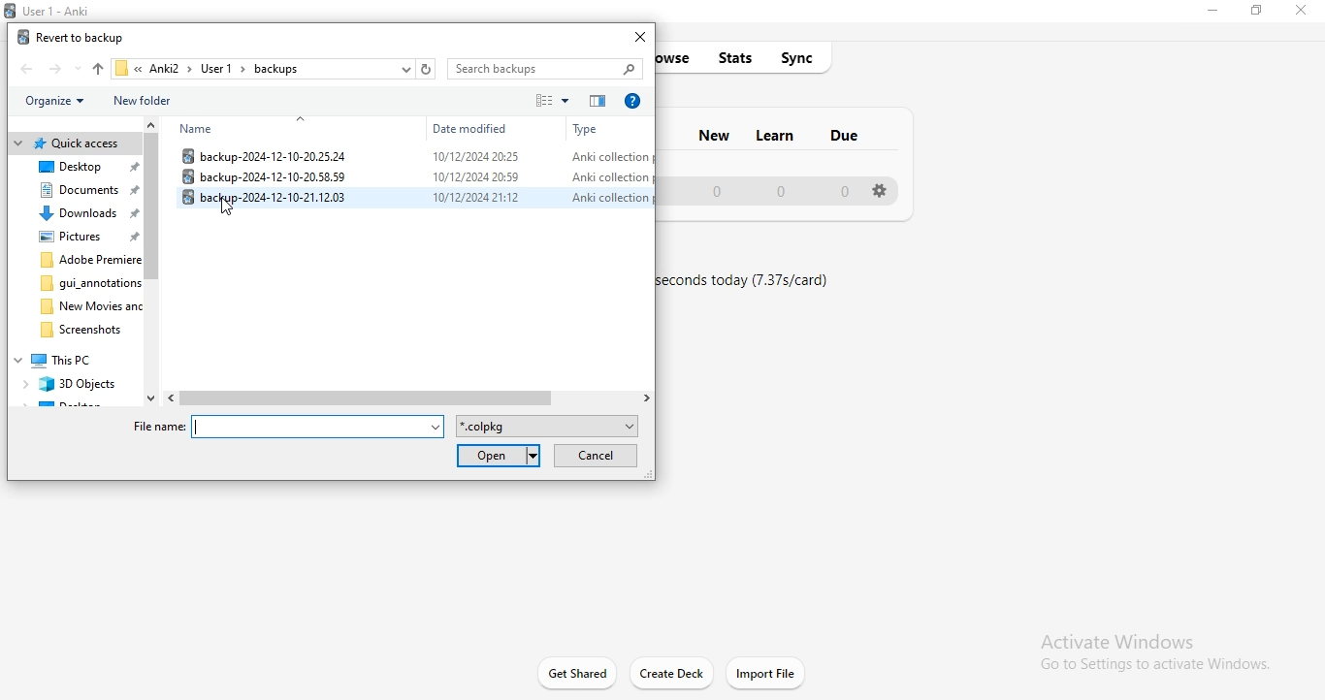  Describe the element at coordinates (27, 68) in the screenshot. I see `file back` at that location.